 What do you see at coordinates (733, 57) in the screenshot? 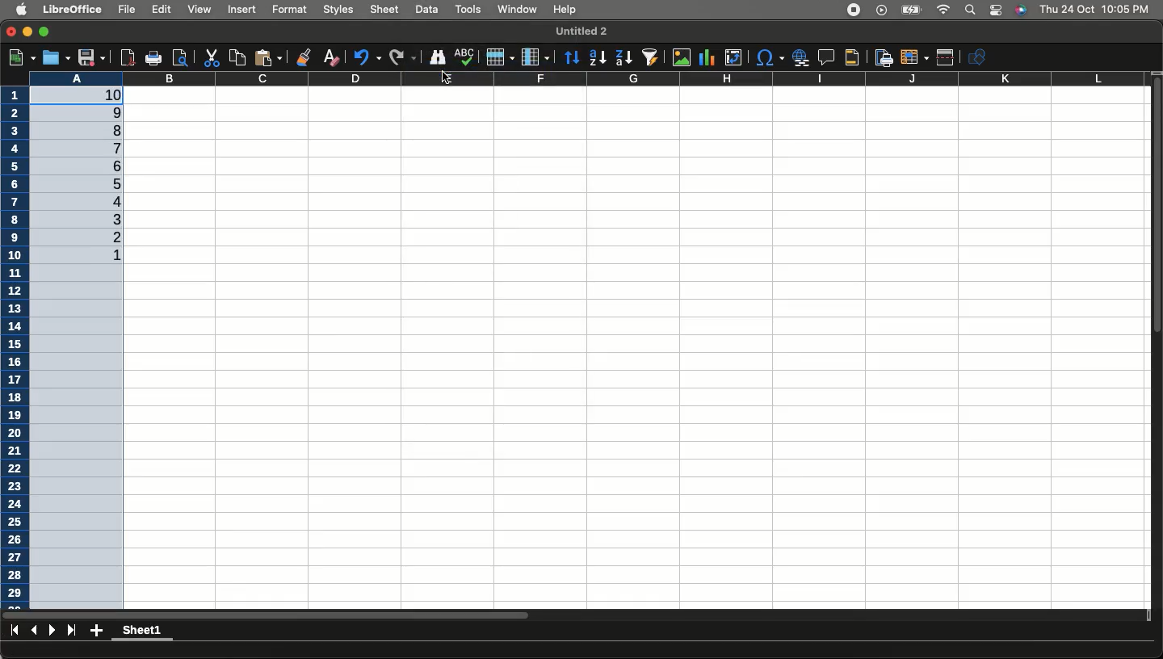
I see `Insert or edit pivot table` at bounding box center [733, 57].